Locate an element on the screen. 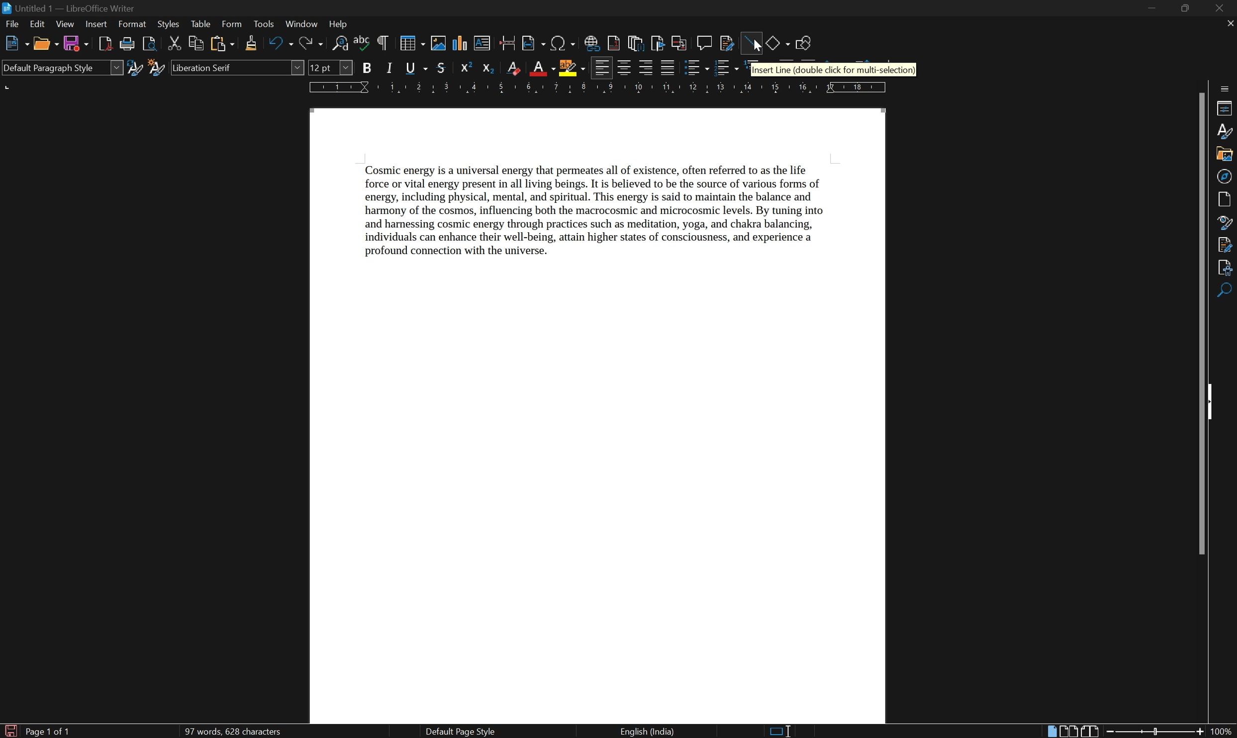  save is located at coordinates (77, 44).